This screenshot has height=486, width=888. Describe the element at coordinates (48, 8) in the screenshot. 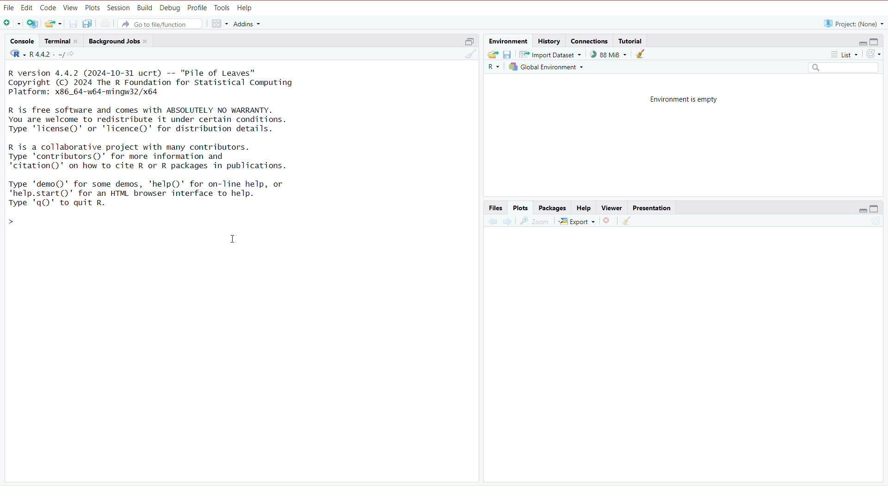

I see `code` at that location.